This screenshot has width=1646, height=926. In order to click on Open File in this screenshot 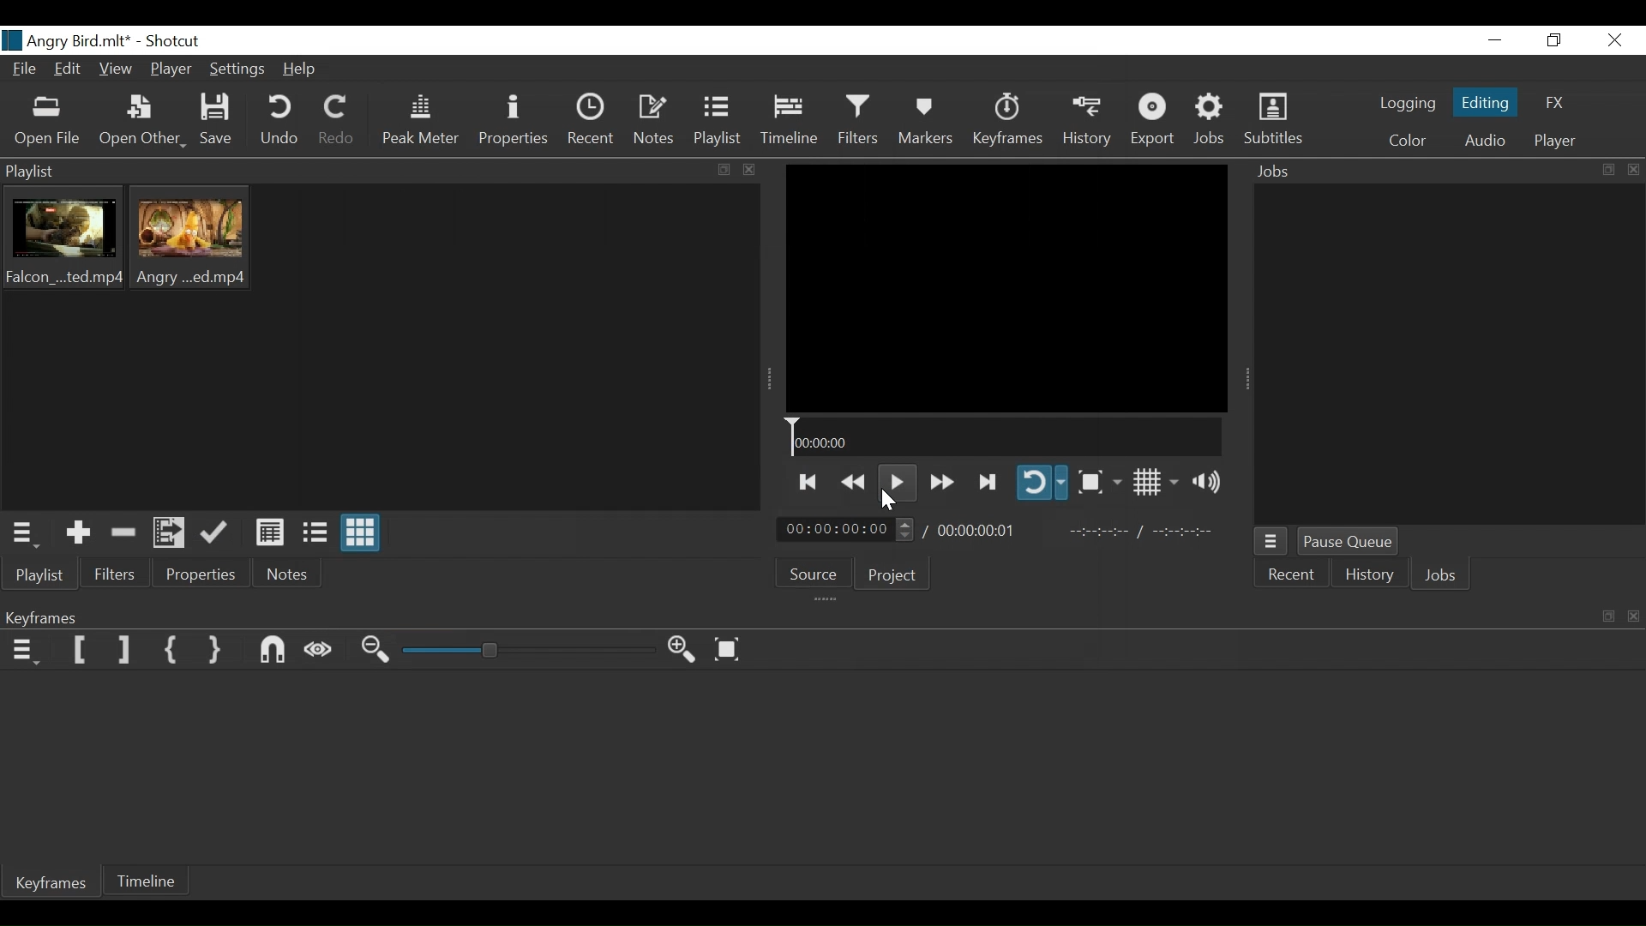, I will do `click(51, 124)`.